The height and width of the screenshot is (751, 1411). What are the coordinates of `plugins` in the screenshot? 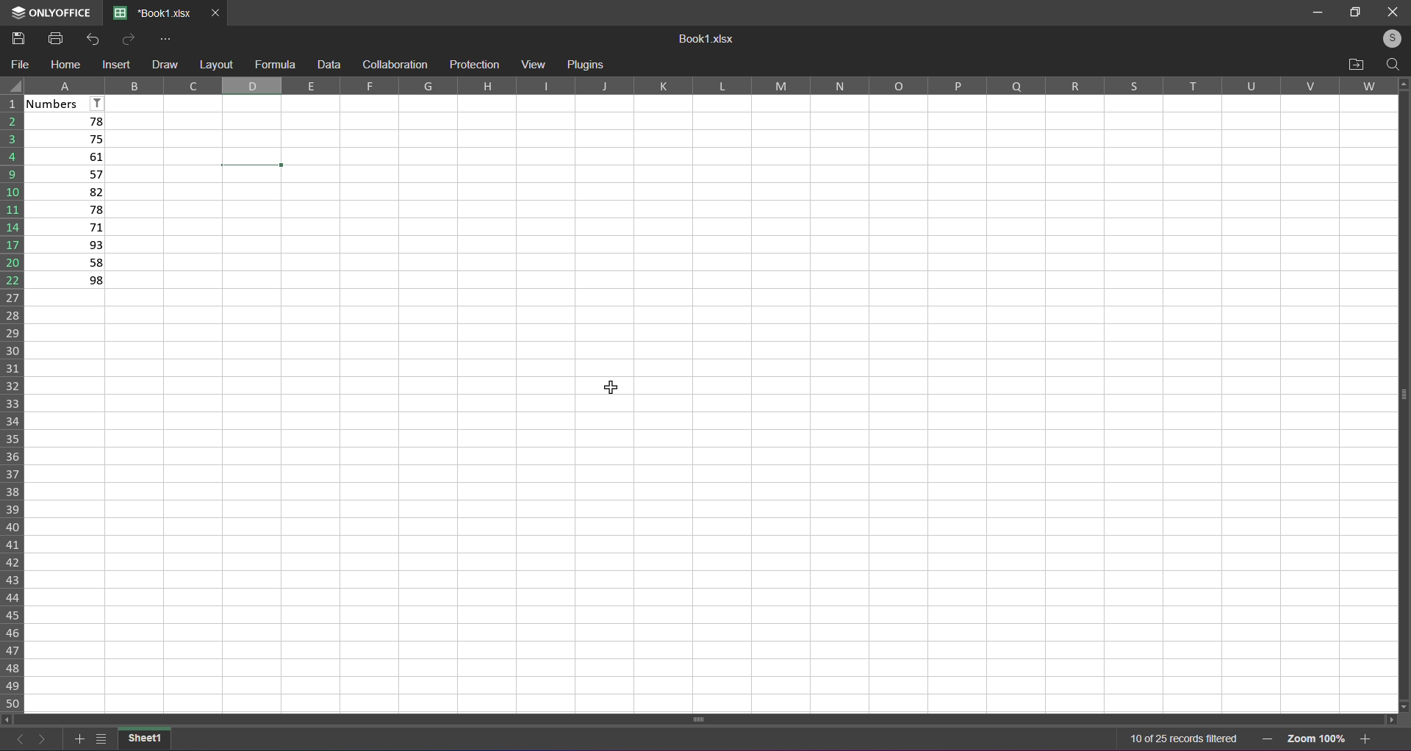 It's located at (586, 65).